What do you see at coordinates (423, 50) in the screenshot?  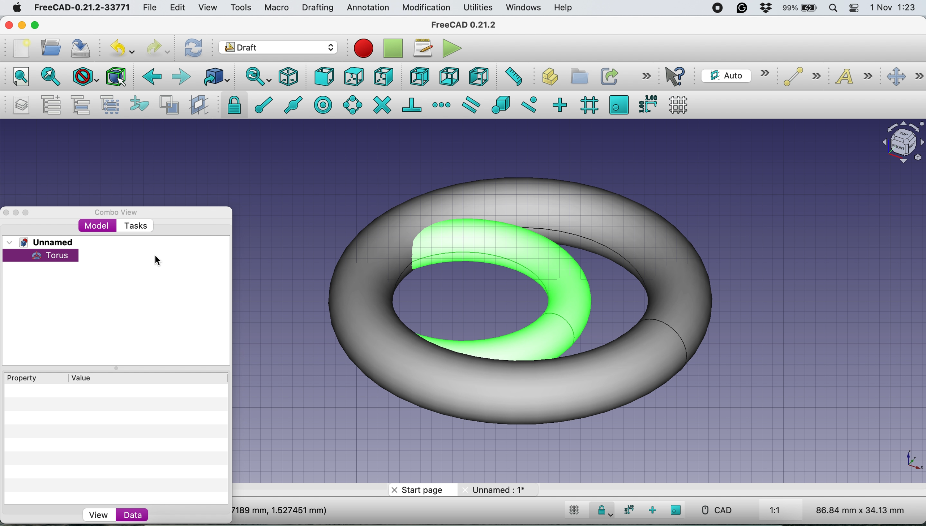 I see `macros` at bounding box center [423, 50].